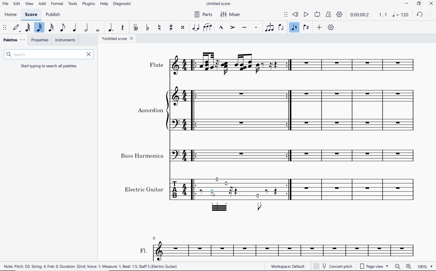 This screenshot has height=271, width=436. Describe the element at coordinates (269, 155) in the screenshot. I see `Instrument: Bass Harmonica` at that location.